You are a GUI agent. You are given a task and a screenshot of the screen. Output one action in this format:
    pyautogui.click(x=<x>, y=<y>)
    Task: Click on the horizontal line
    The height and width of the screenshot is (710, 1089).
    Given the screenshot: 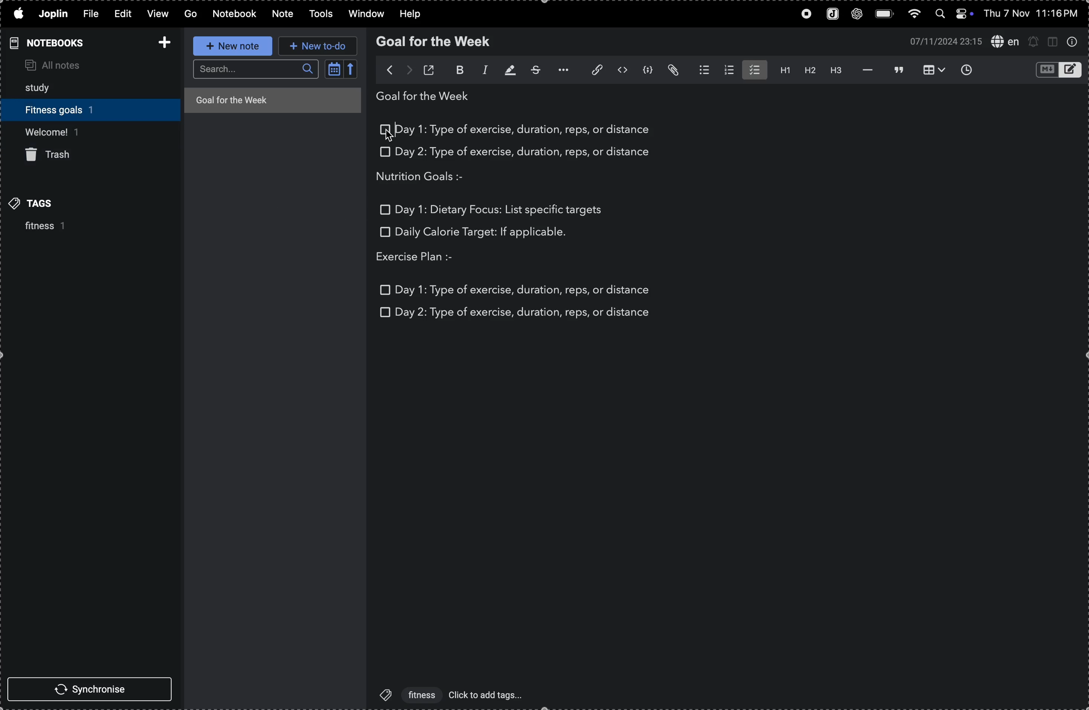 What is the action you would take?
    pyautogui.click(x=864, y=70)
    